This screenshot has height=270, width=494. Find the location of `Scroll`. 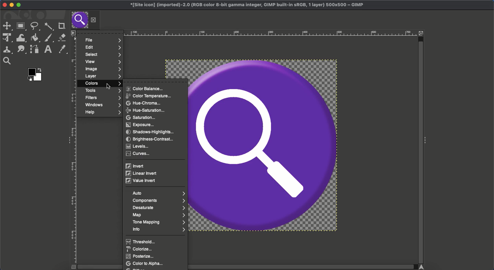

Scroll is located at coordinates (248, 268).